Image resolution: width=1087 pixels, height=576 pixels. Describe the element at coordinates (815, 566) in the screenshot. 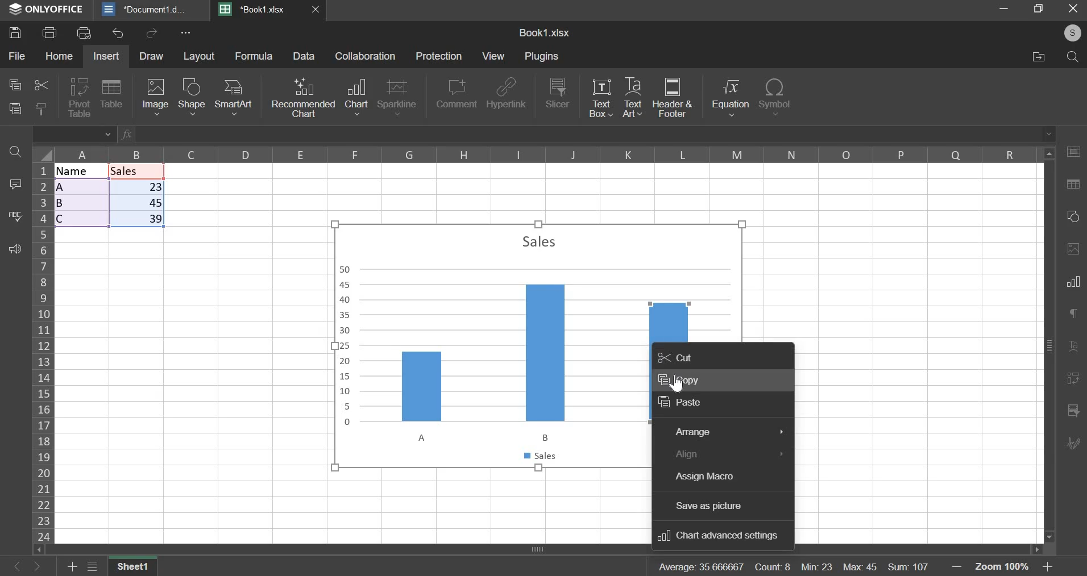

I see `min` at that location.